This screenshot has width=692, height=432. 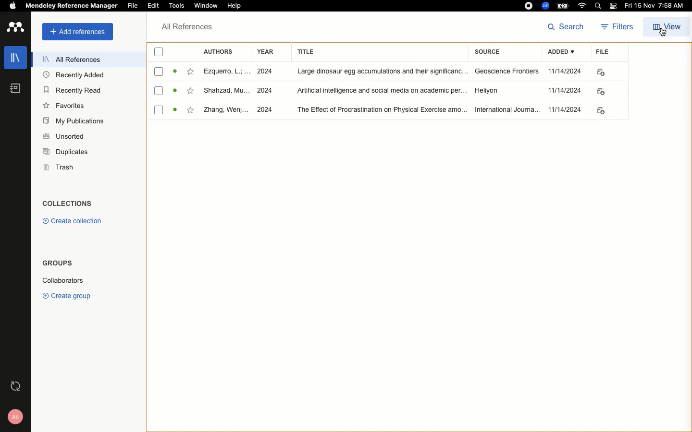 I want to click on Geoscience frontiers, so click(x=504, y=71).